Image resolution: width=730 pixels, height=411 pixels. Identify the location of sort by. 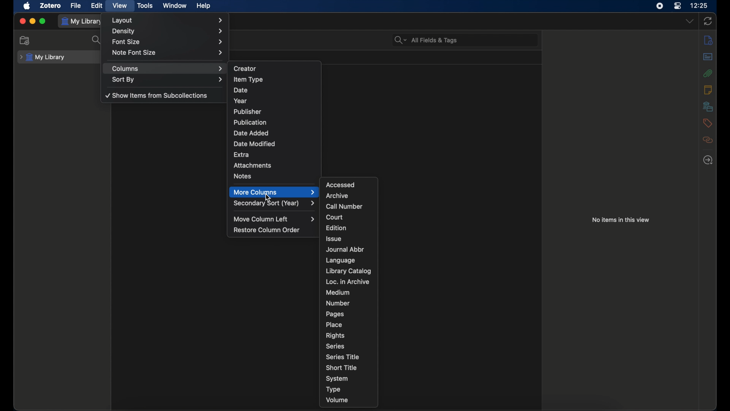
(167, 80).